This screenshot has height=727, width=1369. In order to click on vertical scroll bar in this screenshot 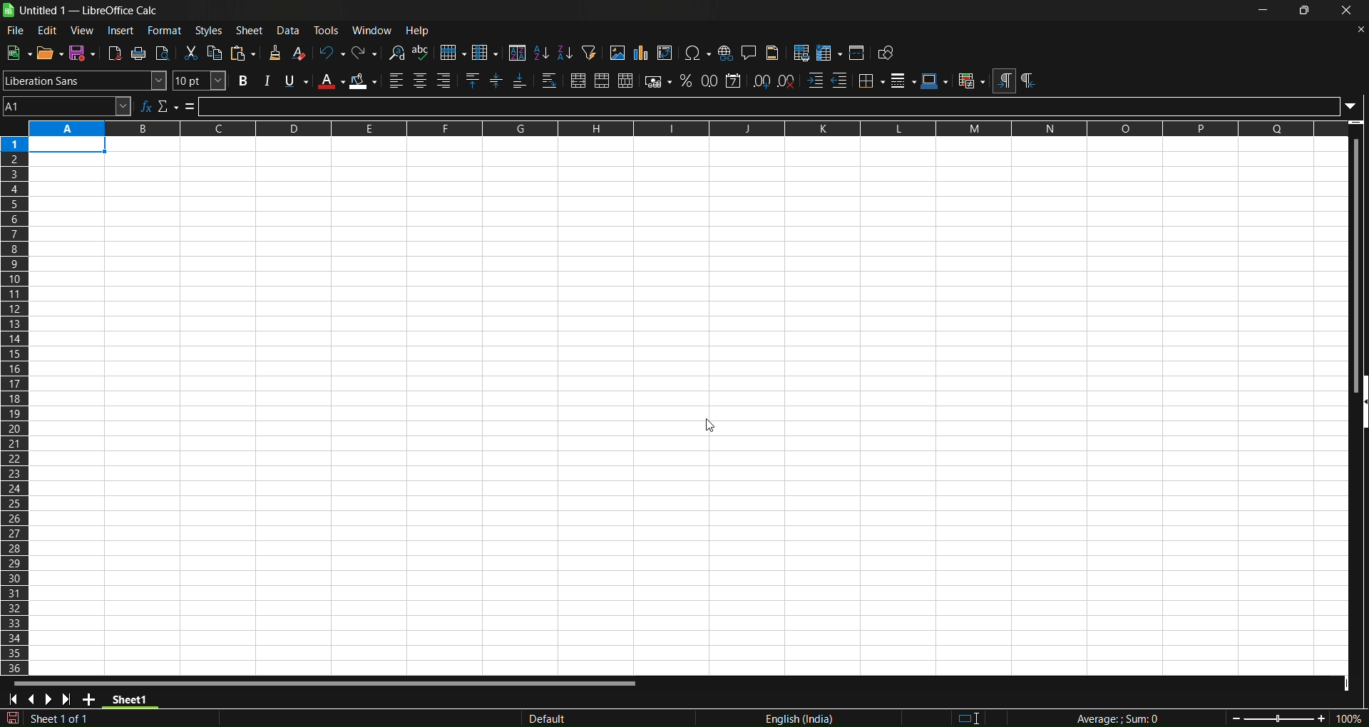, I will do `click(1353, 256)`.